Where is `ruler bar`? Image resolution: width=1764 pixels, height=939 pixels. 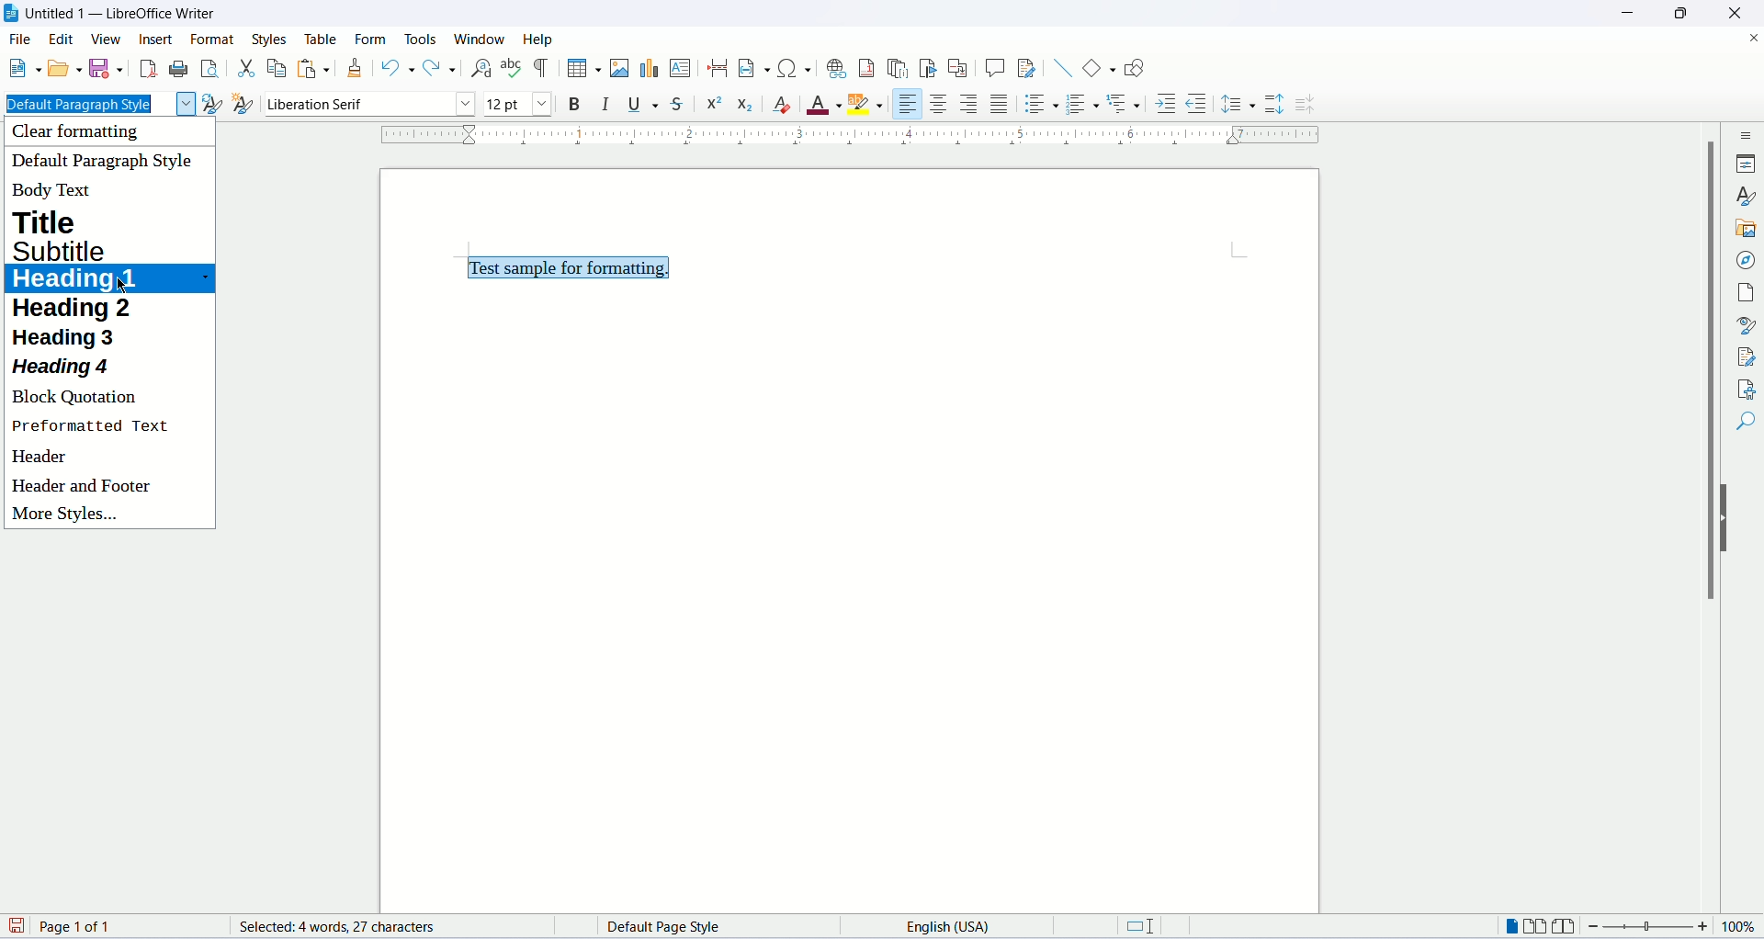
ruler bar is located at coordinates (854, 139).